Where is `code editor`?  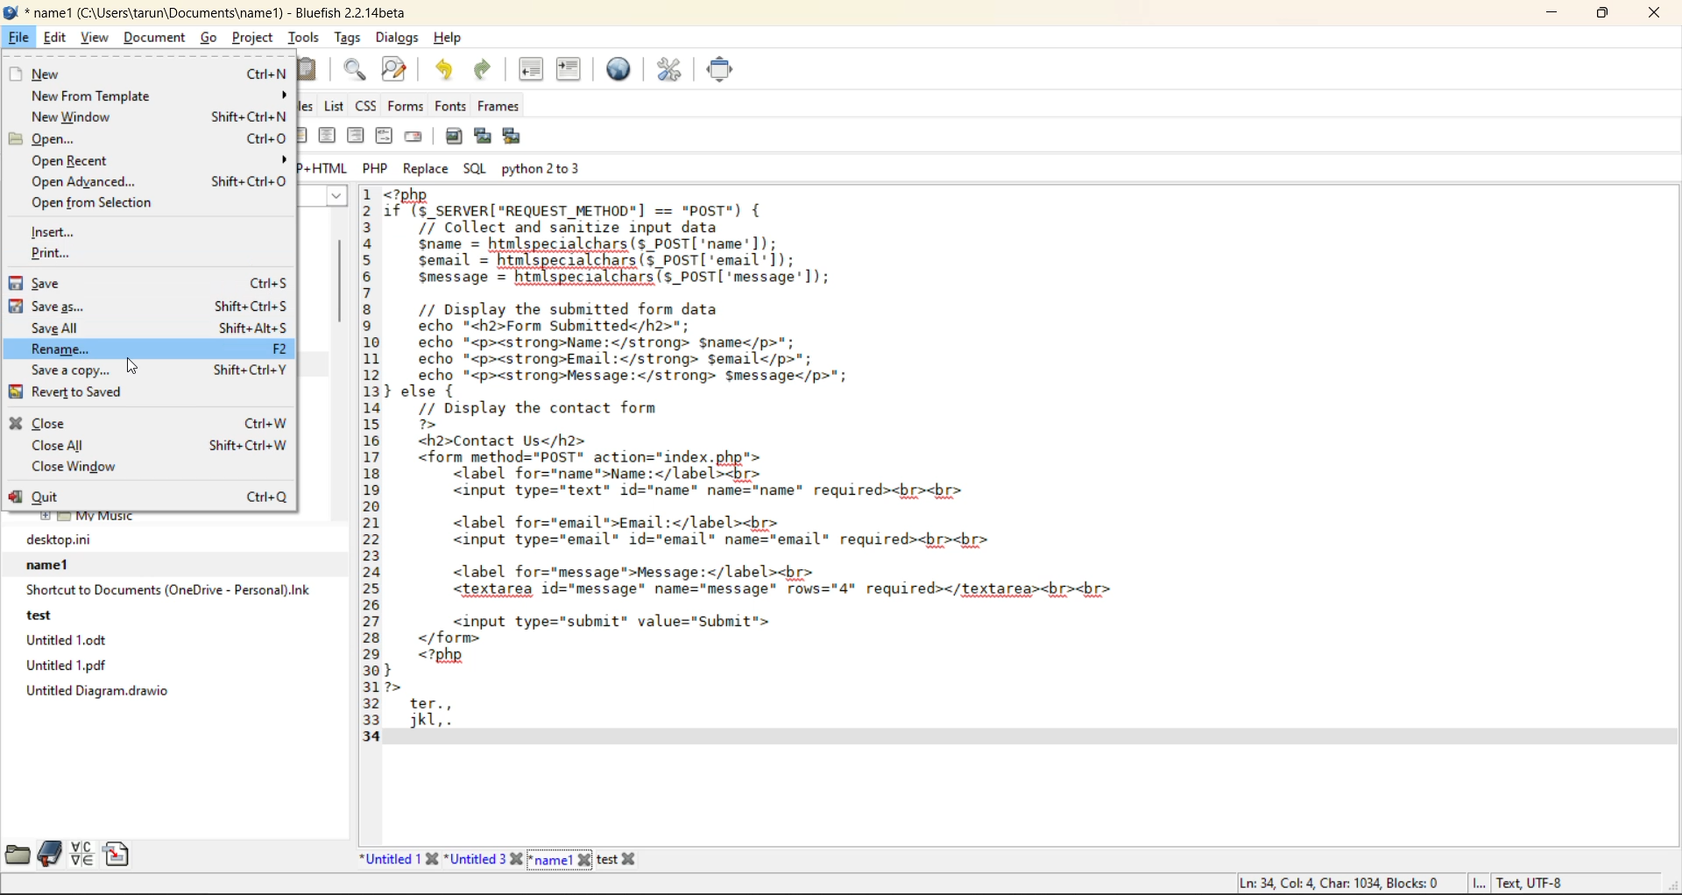 code editor is located at coordinates (851, 469).